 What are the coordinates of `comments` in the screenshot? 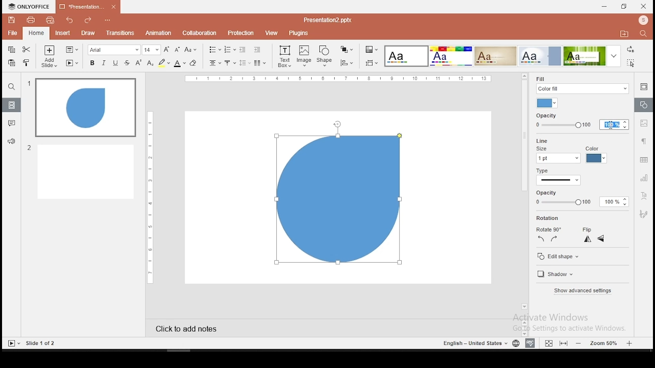 It's located at (10, 124).